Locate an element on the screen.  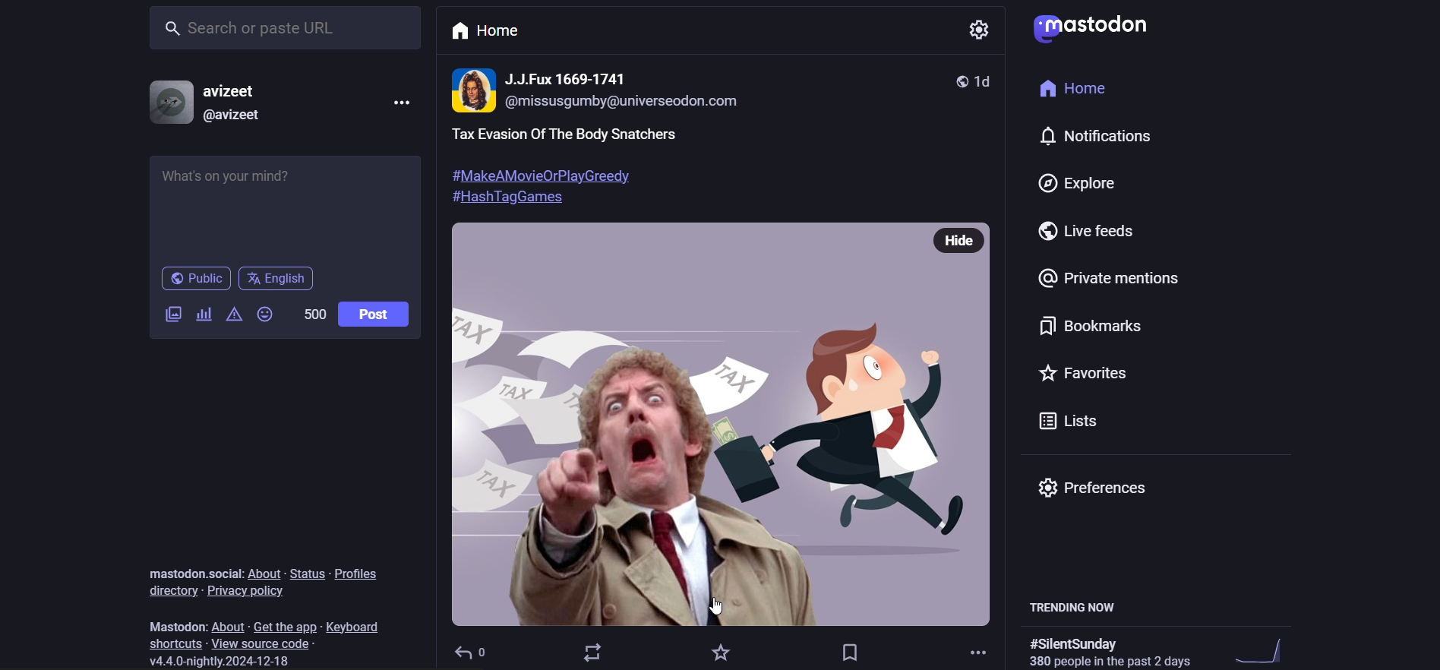
image is located at coordinates (693, 425).